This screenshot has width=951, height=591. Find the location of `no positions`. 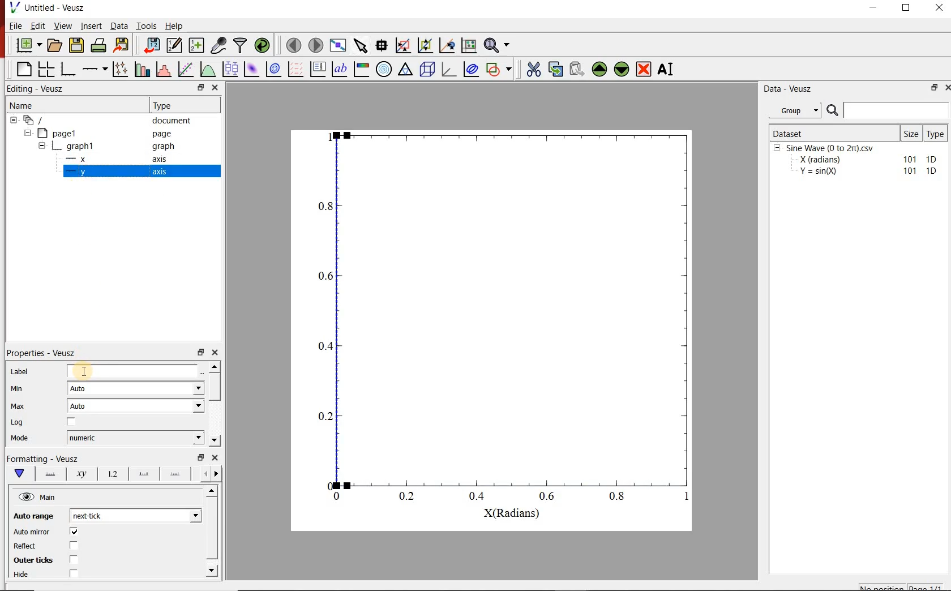

no positions is located at coordinates (902, 586).